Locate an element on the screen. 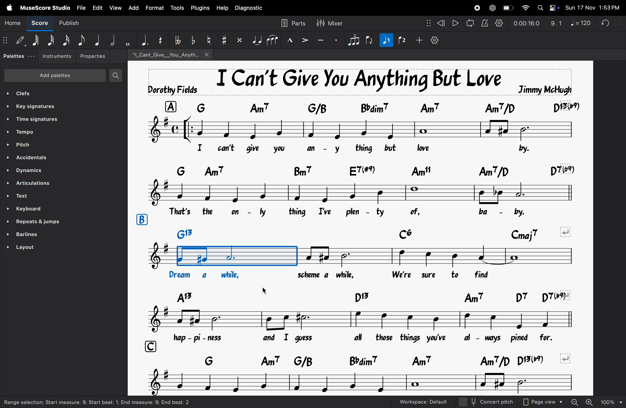  lyrics is located at coordinates (350, 276).